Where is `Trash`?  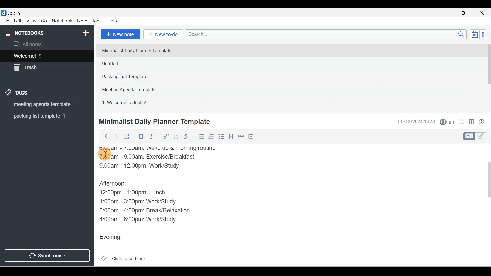
Trash is located at coordinates (38, 66).